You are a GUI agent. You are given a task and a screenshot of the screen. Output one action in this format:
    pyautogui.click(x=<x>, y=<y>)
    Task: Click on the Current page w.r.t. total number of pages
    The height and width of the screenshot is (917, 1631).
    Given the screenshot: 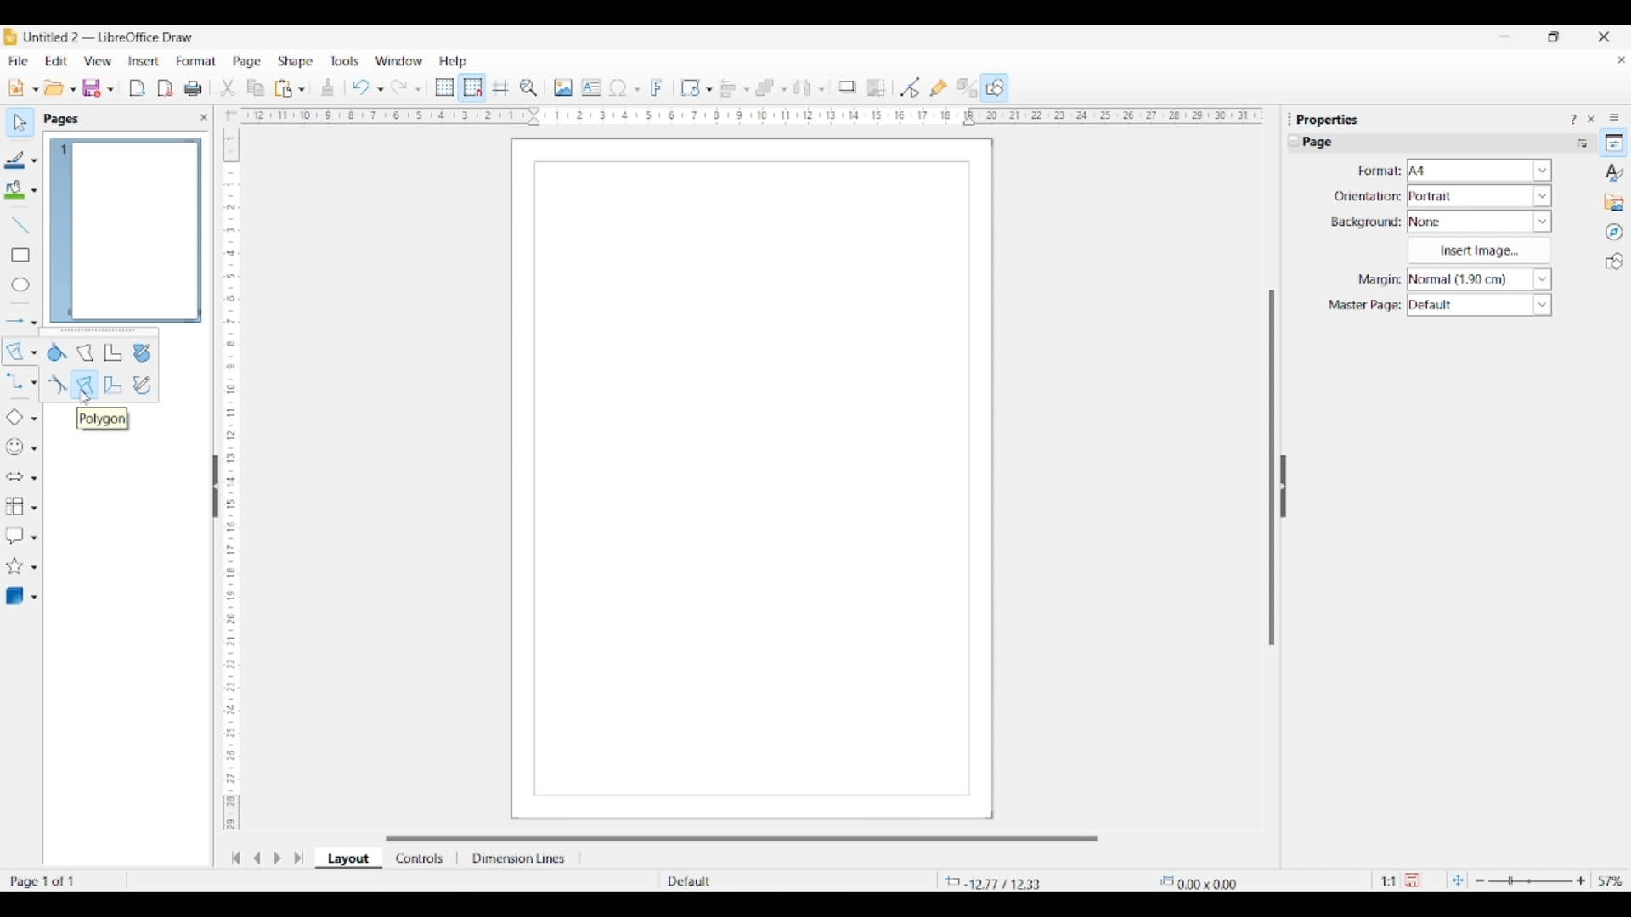 What is the action you would take?
    pyautogui.click(x=63, y=880)
    